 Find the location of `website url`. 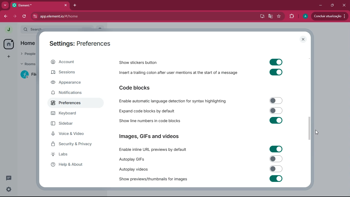

website url is located at coordinates (86, 17).